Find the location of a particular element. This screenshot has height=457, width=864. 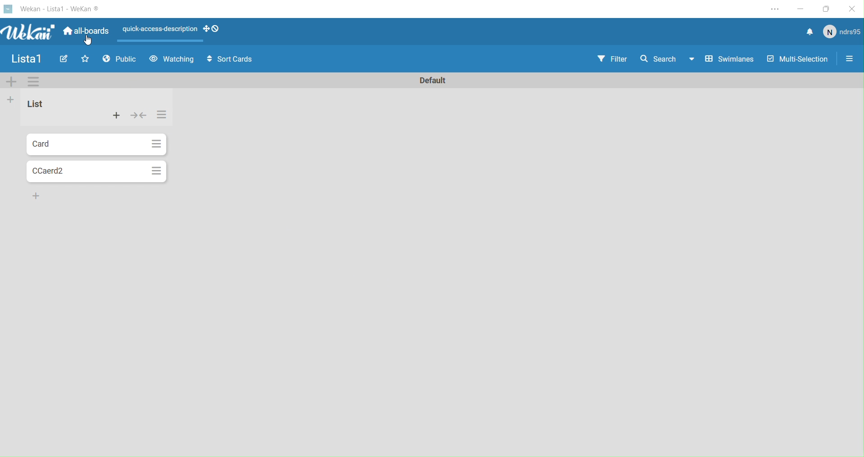

List is located at coordinates (37, 105).